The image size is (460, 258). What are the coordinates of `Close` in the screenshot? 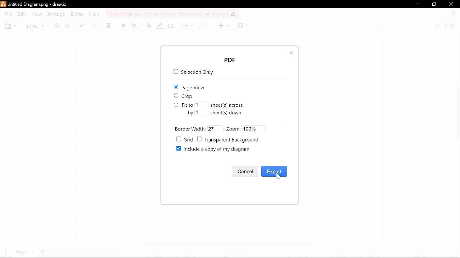 It's located at (452, 4).